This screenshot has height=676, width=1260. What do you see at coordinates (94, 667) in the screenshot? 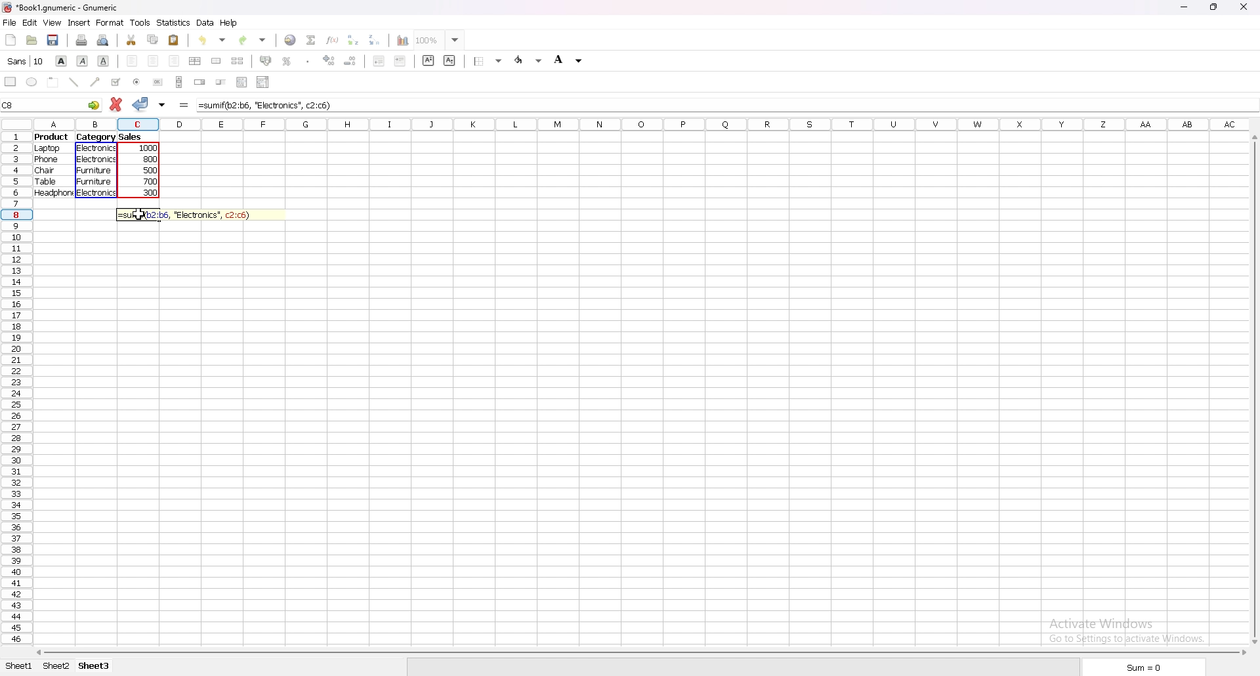
I see `sheet 3` at bounding box center [94, 667].